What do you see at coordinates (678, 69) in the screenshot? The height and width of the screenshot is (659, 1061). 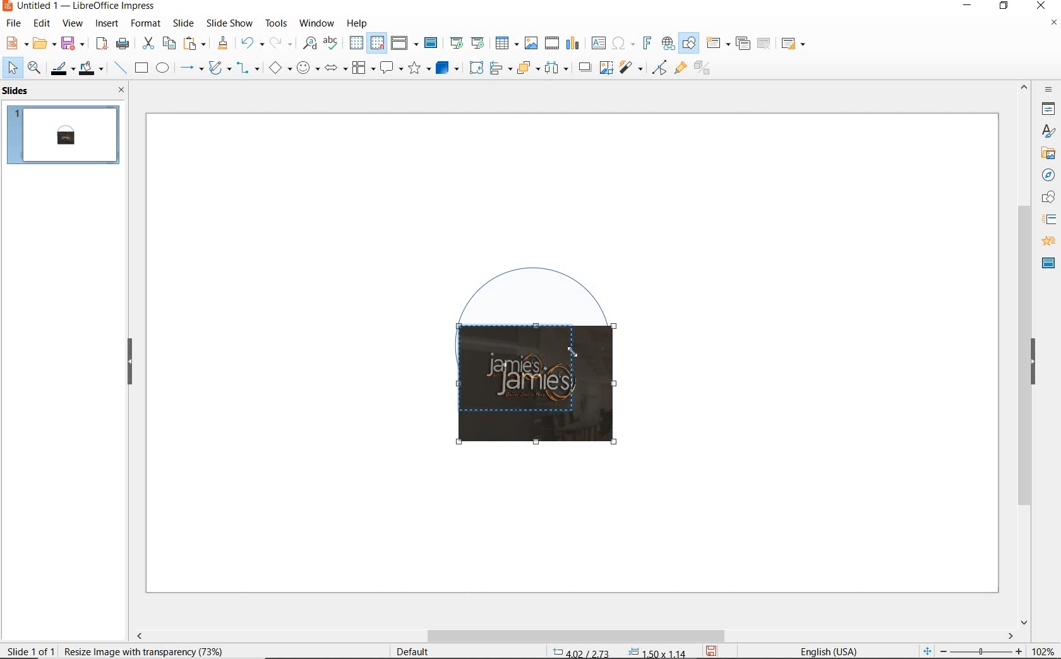 I see `show gluepoint functions` at bounding box center [678, 69].